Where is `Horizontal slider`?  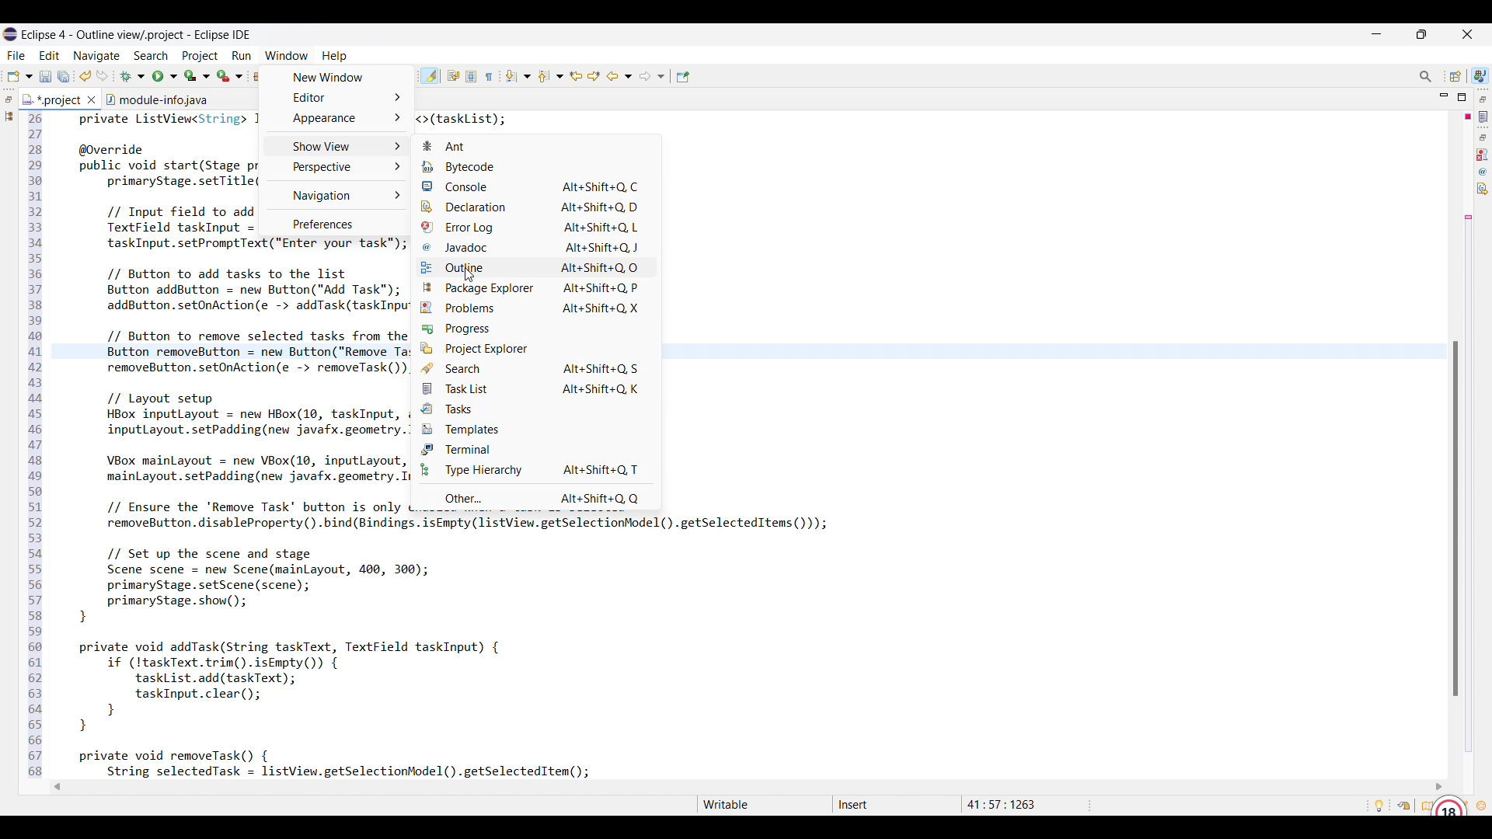 Horizontal slider is located at coordinates (748, 787).